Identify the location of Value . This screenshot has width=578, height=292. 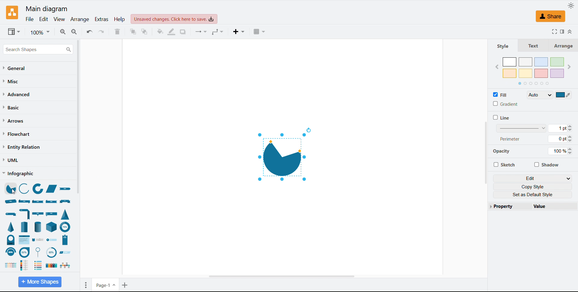
(555, 206).